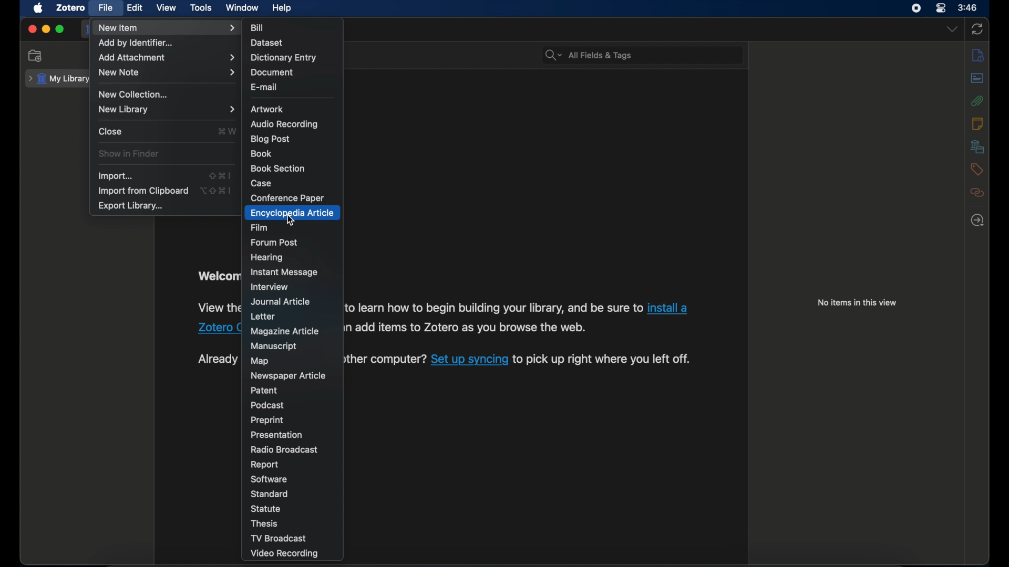 Image resolution: width=1009 pixels, height=567 pixels. Describe the element at coordinates (264, 390) in the screenshot. I see `patent` at that location.